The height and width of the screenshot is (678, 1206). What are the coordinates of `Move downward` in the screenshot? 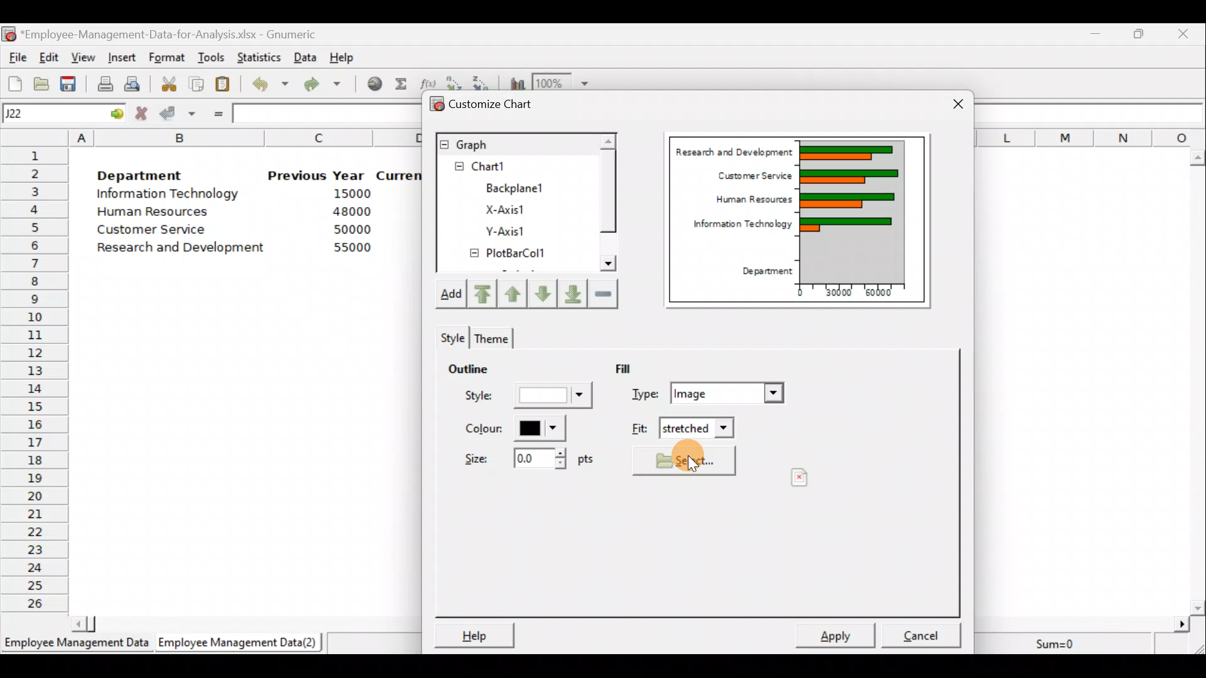 It's located at (570, 291).